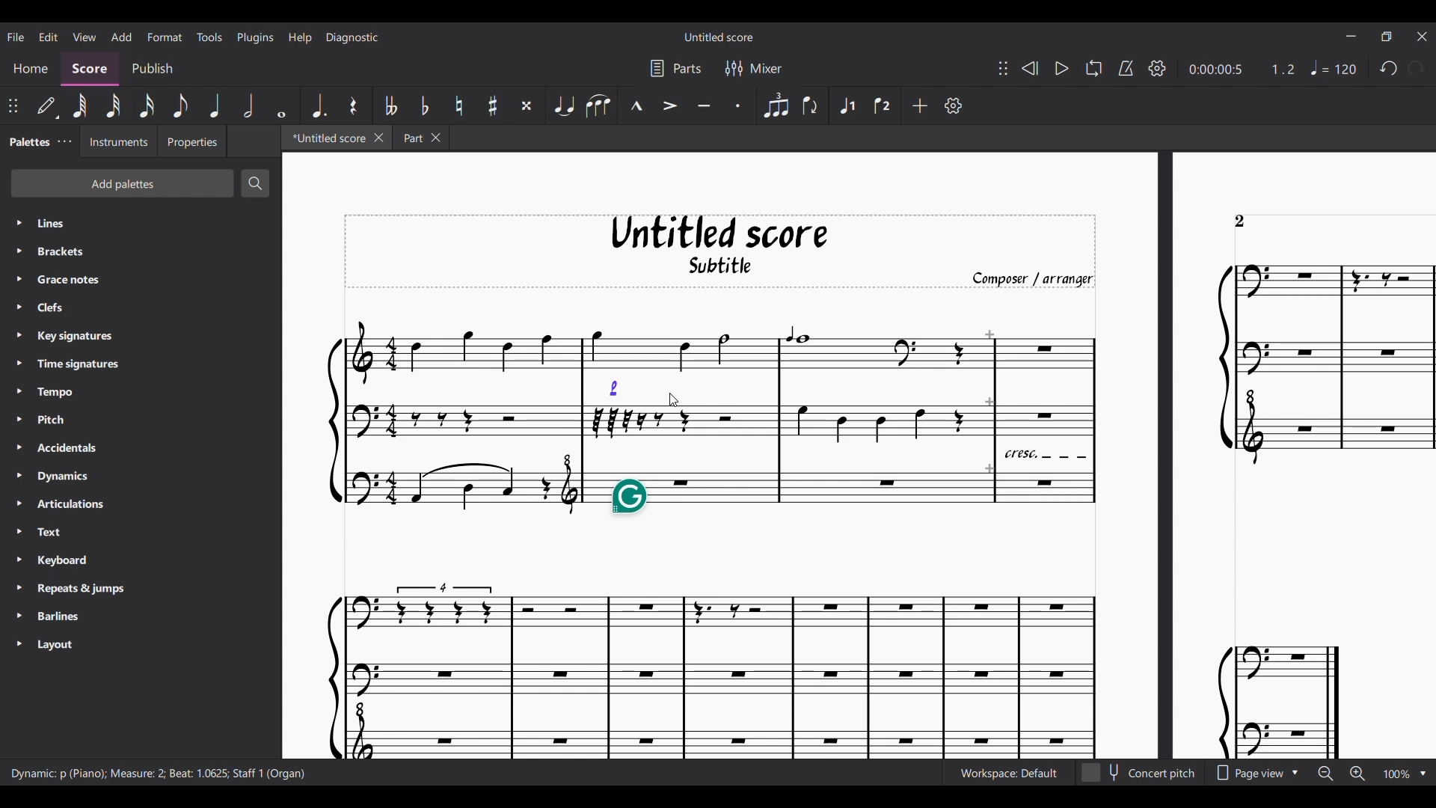 The width and height of the screenshot is (1436, 808). Describe the element at coordinates (1242, 69) in the screenshot. I see `Current duration and ratio` at that location.